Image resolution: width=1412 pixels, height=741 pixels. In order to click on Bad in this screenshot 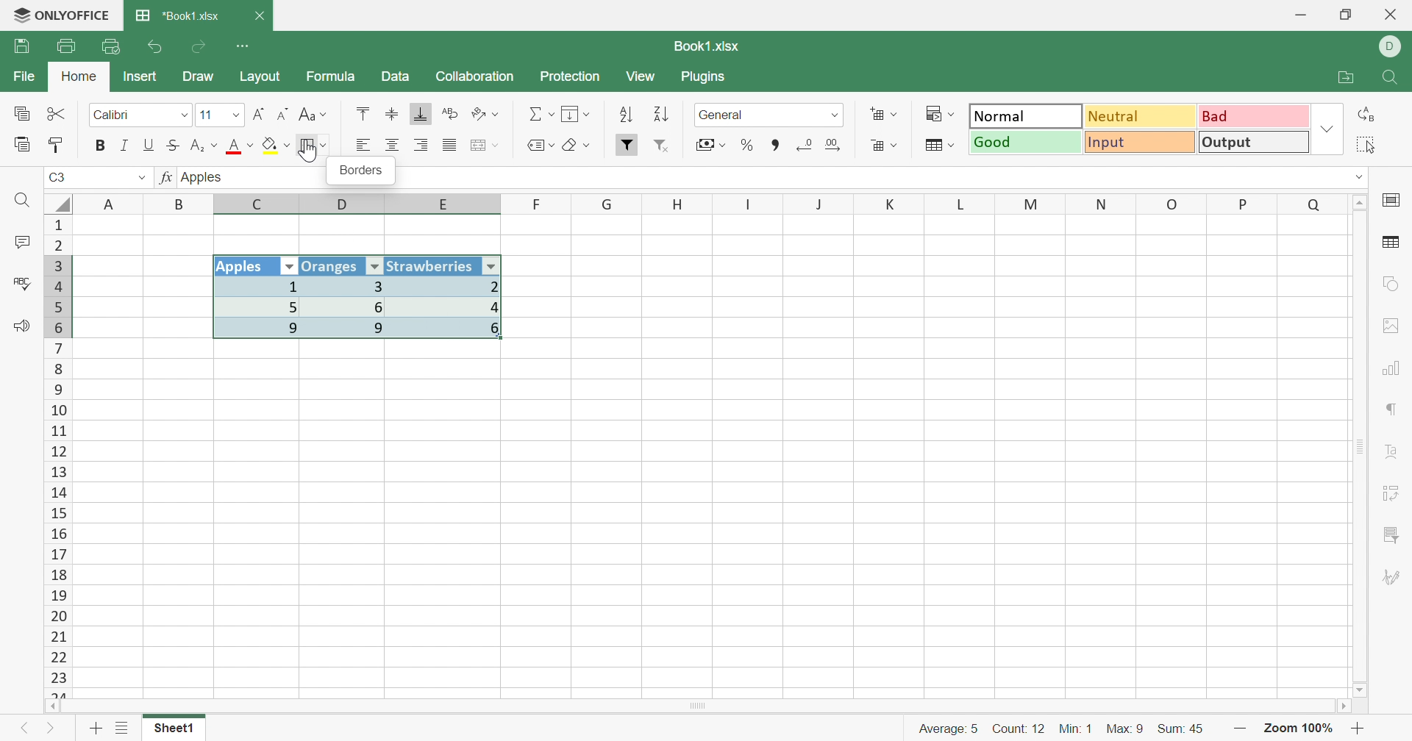, I will do `click(1251, 116)`.